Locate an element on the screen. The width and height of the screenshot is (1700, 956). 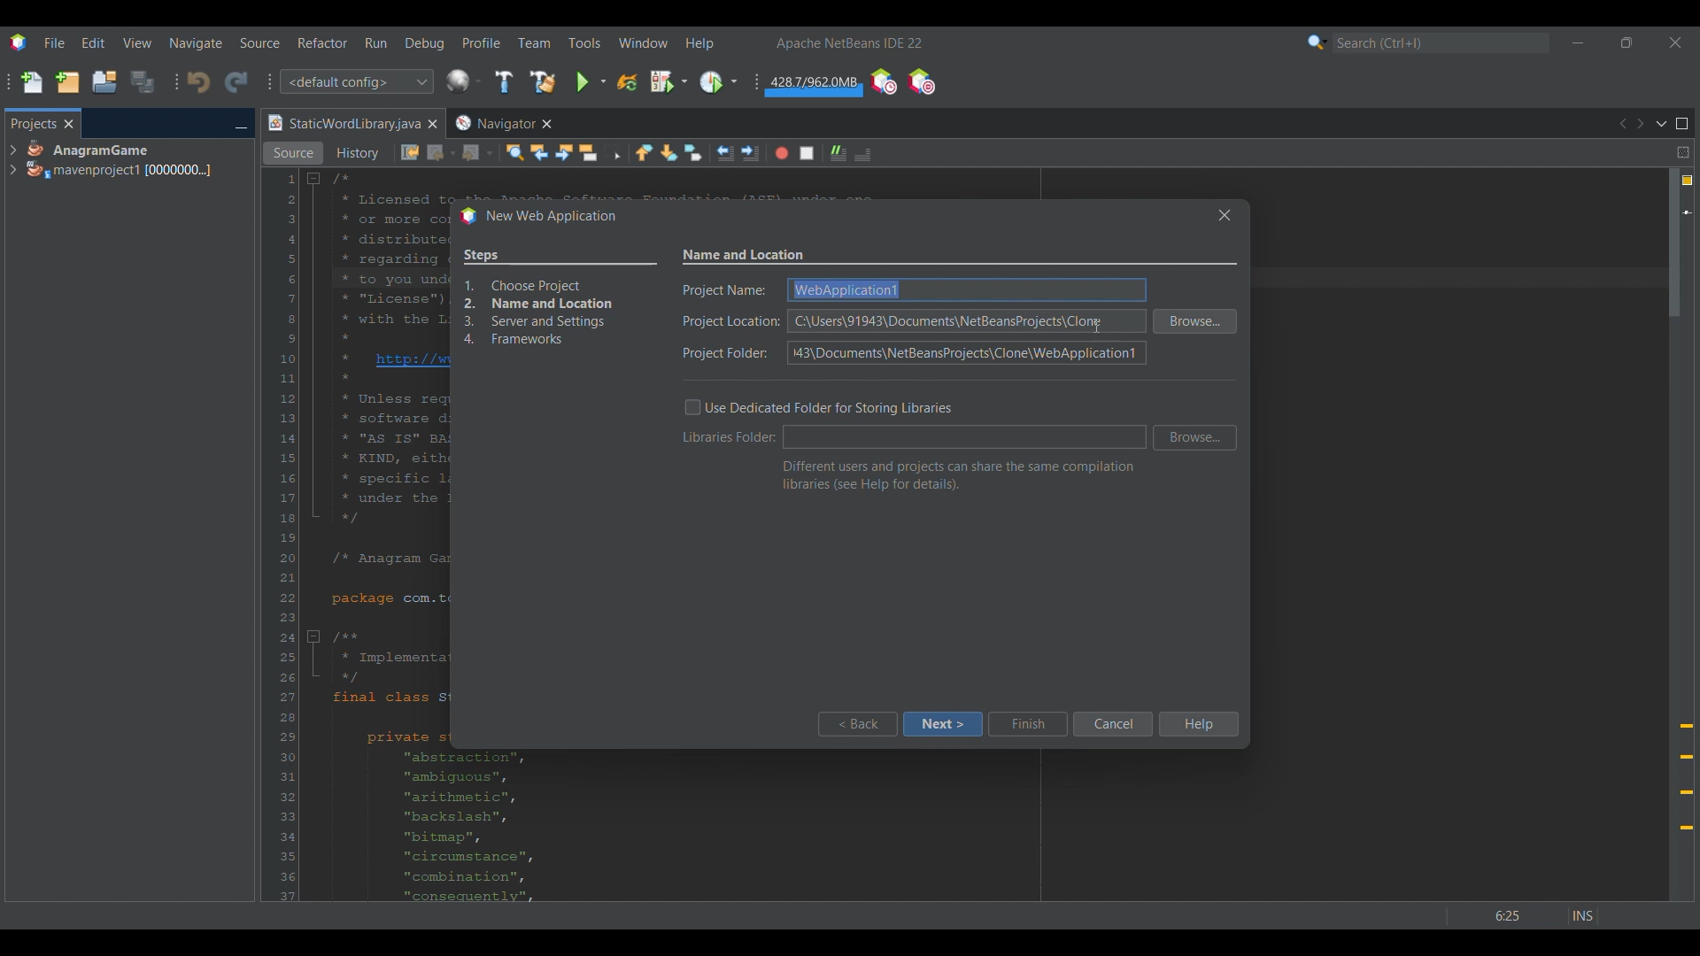
Run main project options is located at coordinates (591, 81).